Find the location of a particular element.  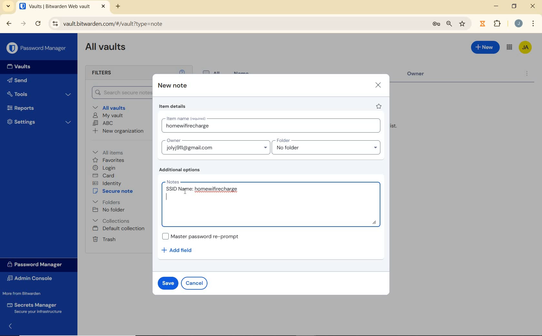

Password Manager is located at coordinates (37, 48).